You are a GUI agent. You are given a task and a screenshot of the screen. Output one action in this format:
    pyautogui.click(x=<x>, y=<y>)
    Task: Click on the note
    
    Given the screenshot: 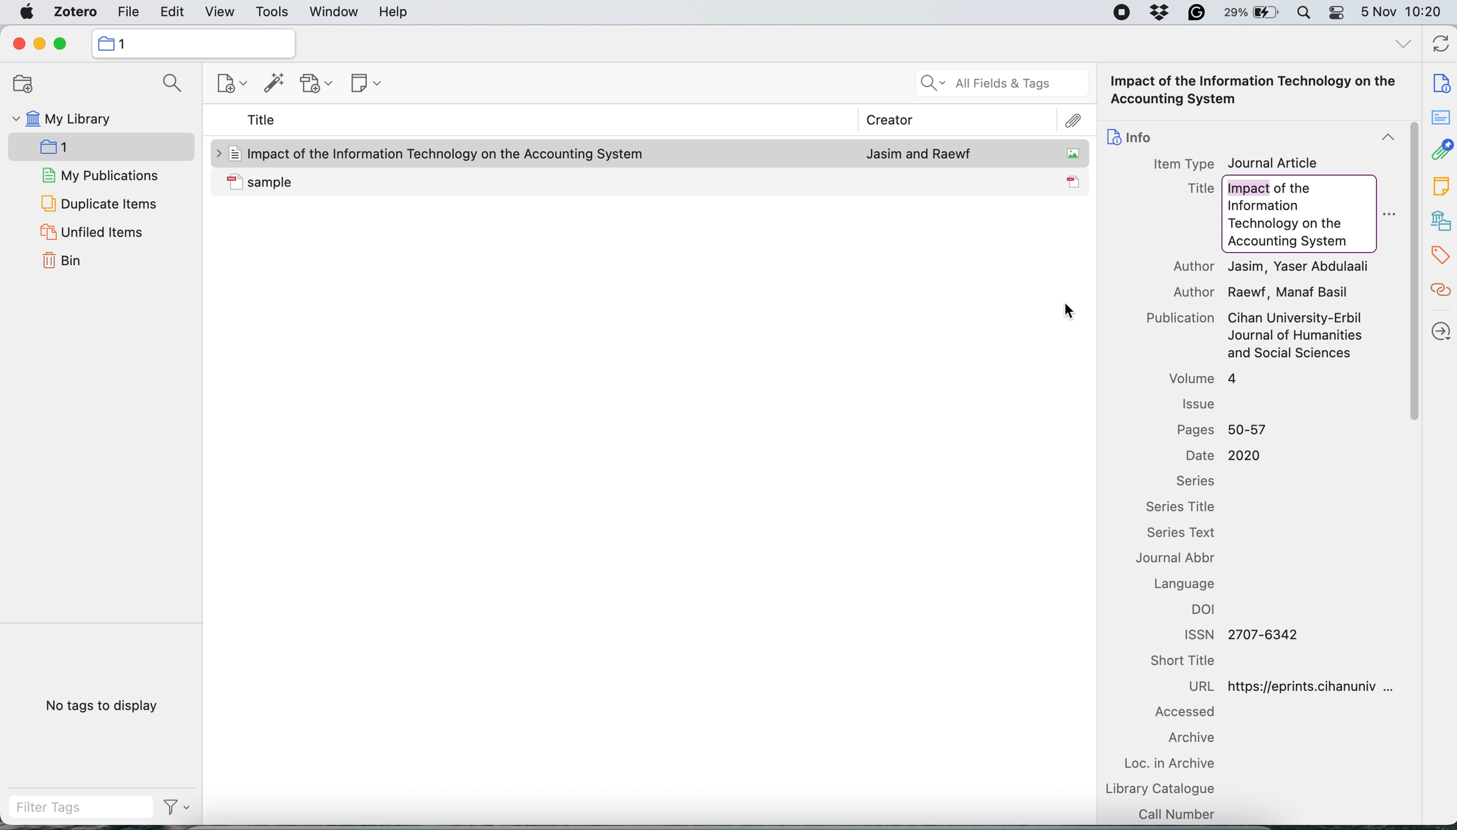 What is the action you would take?
    pyautogui.click(x=1440, y=186)
    